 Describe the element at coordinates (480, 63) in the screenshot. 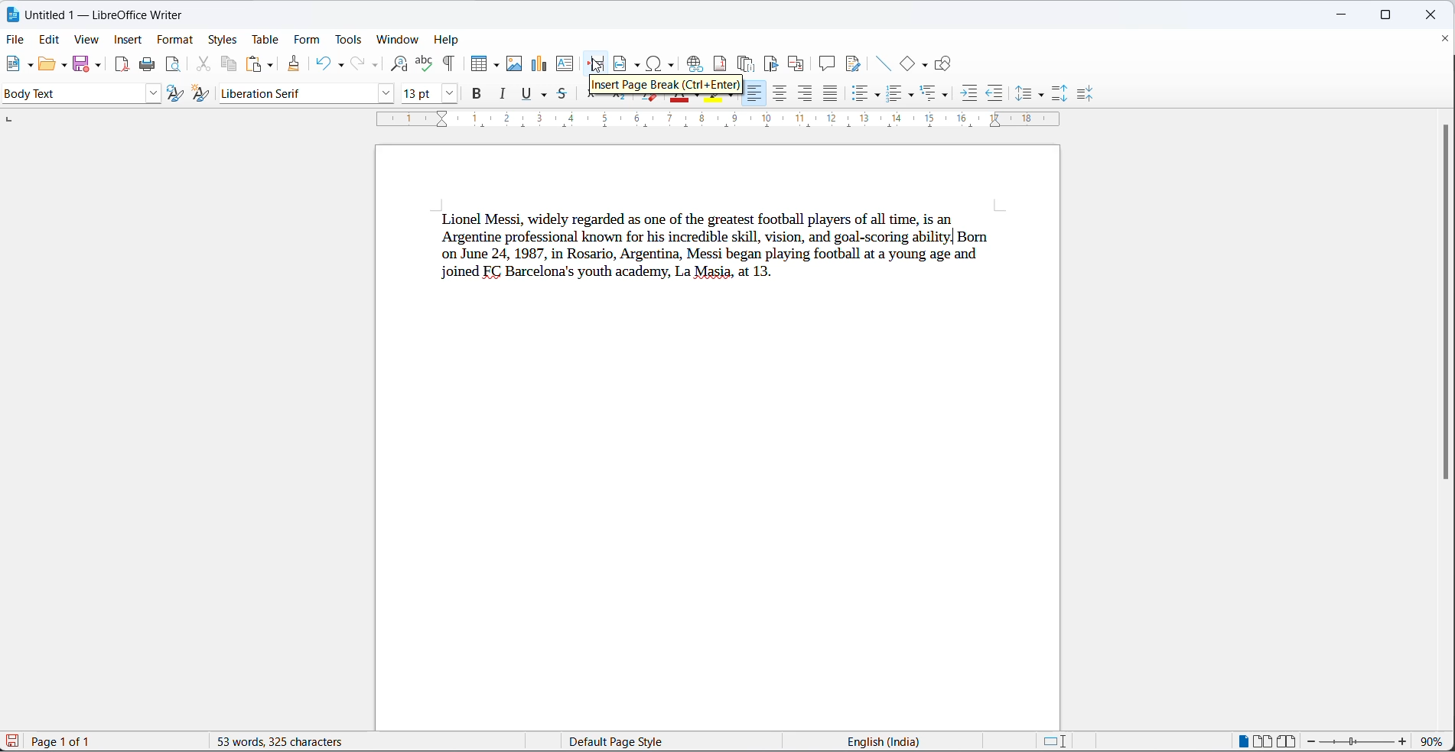

I see `insert table` at that location.